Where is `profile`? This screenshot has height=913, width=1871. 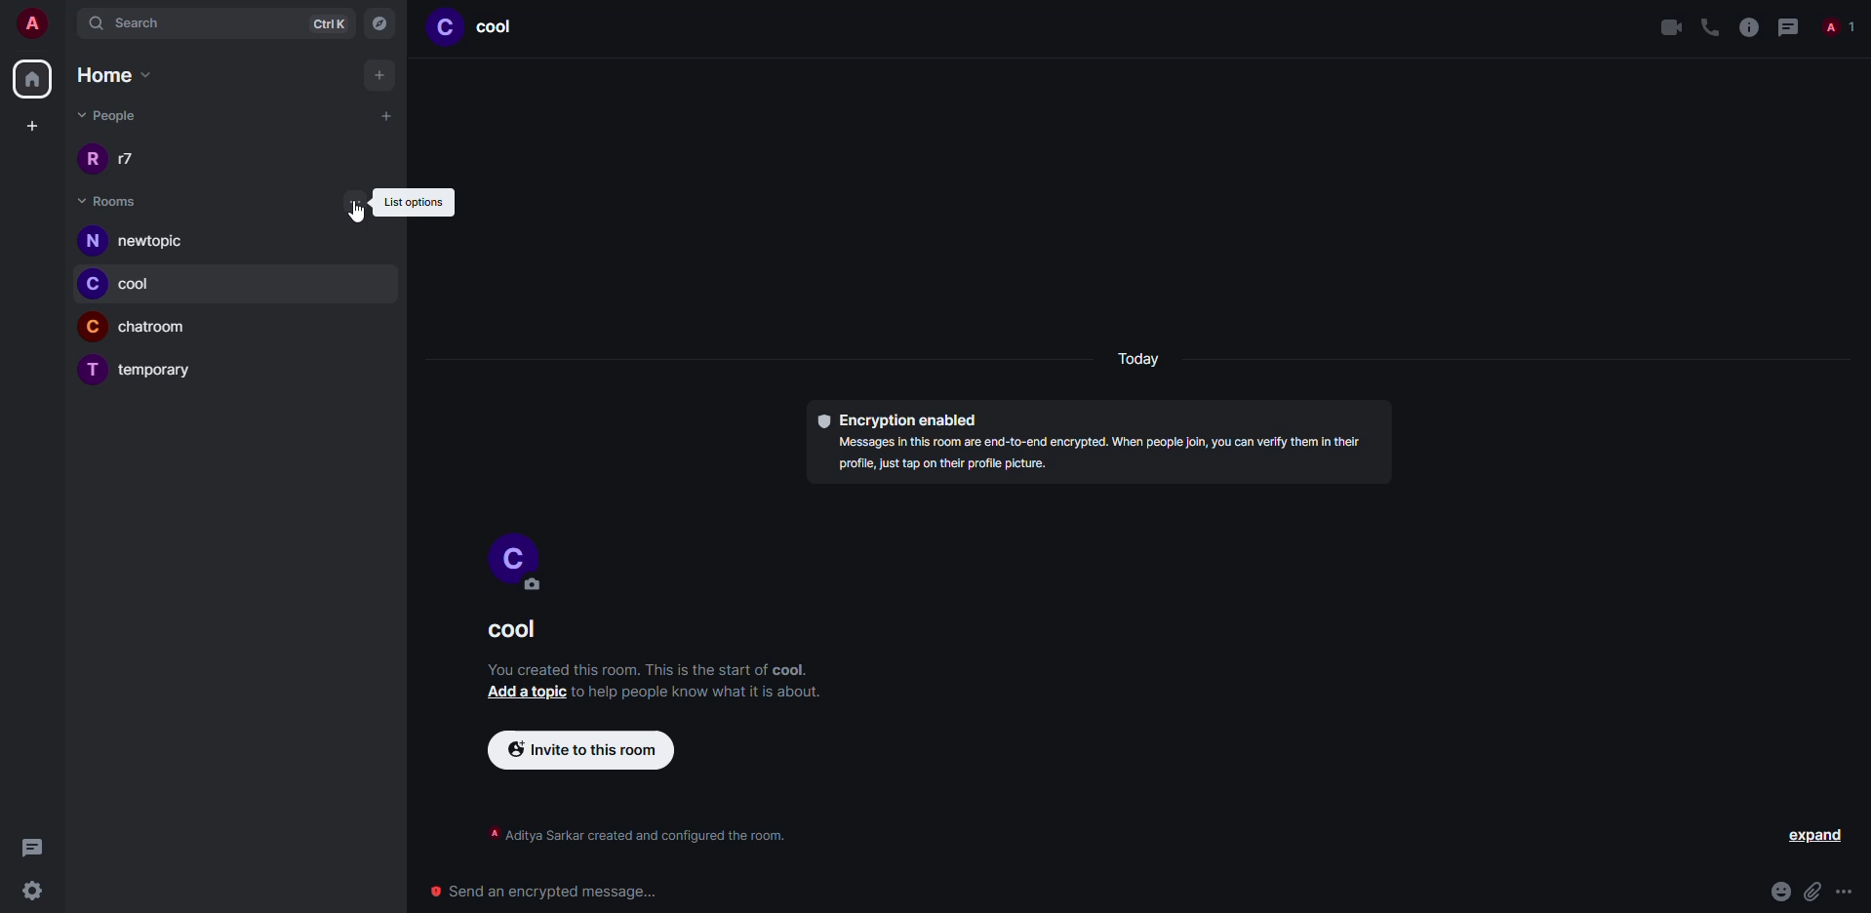 profile is located at coordinates (91, 372).